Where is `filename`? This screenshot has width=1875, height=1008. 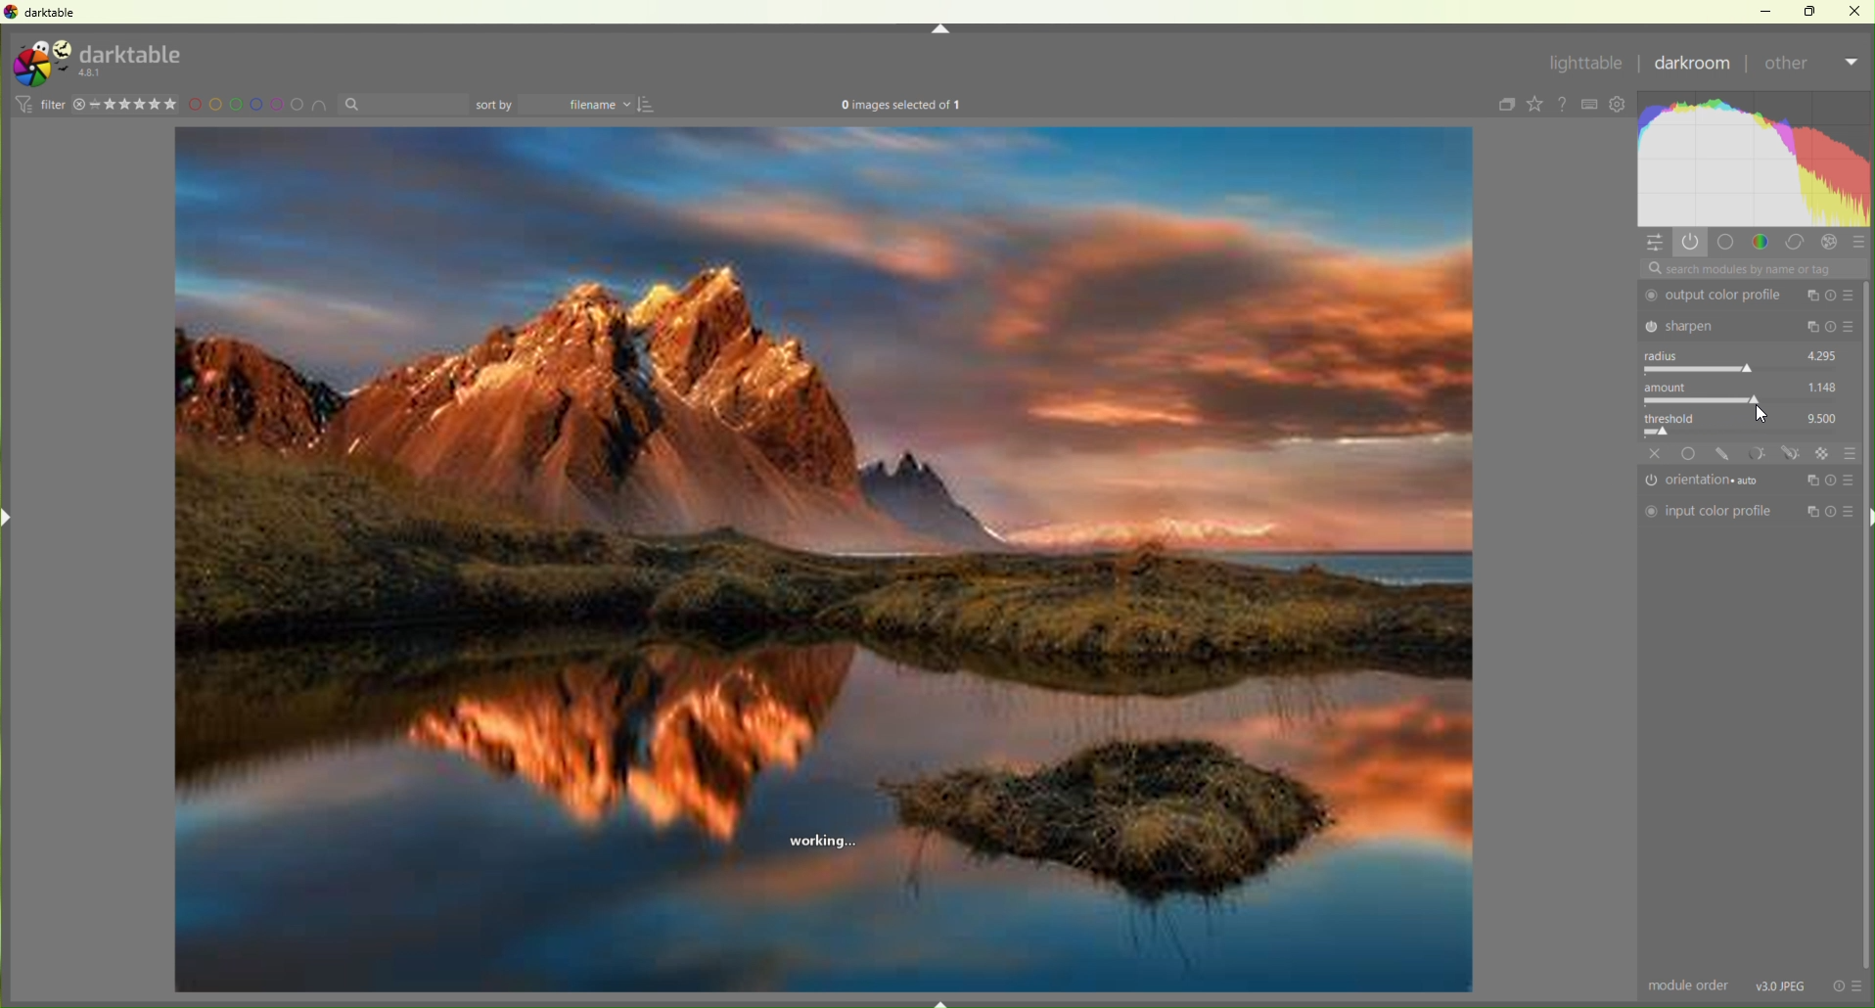 filename is located at coordinates (581, 106).